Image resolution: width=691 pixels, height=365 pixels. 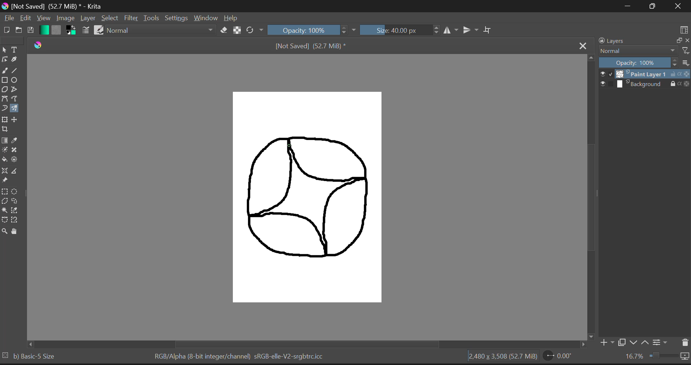 I want to click on Open, so click(x=18, y=31).